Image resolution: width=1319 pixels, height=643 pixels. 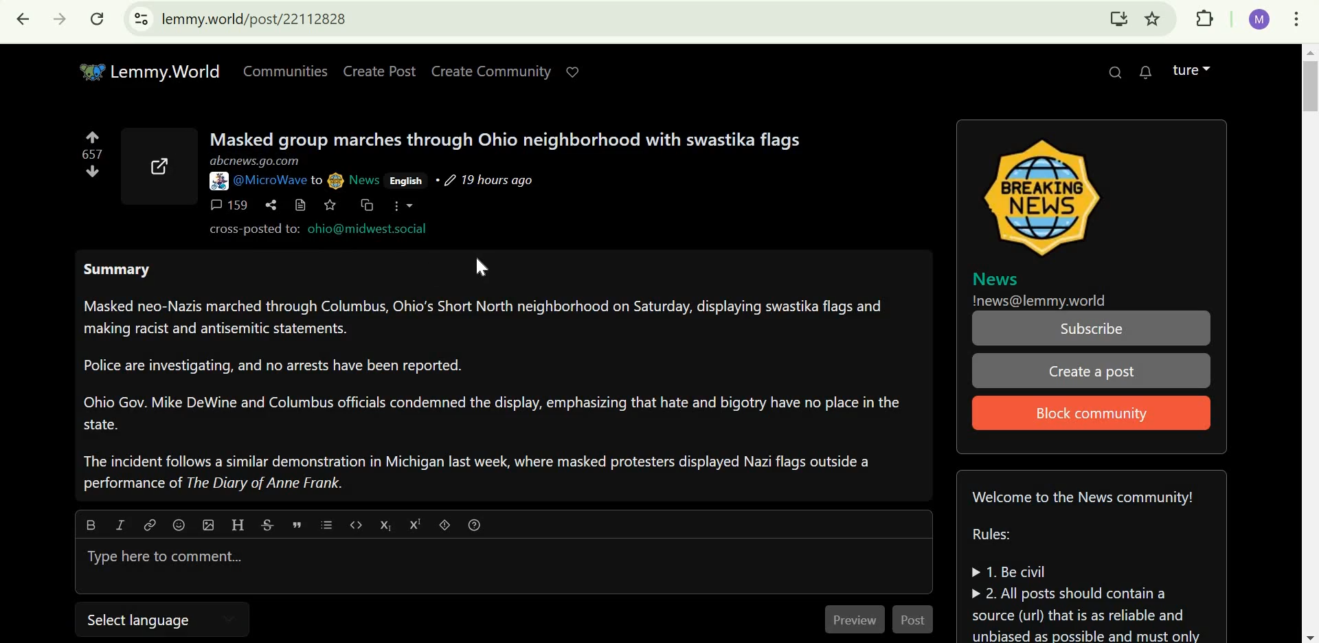 What do you see at coordinates (1048, 196) in the screenshot?
I see `image icon` at bounding box center [1048, 196].